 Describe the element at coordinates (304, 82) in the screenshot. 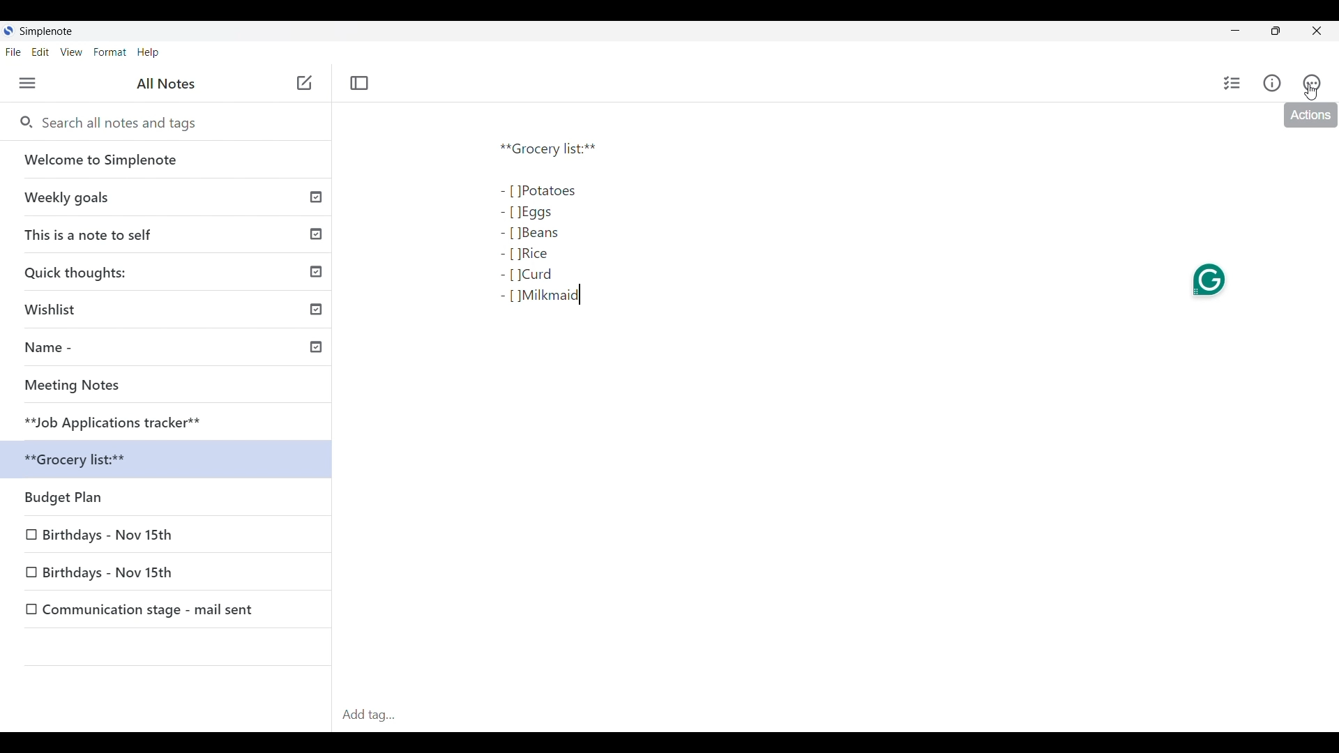

I see `Click to add note` at that location.